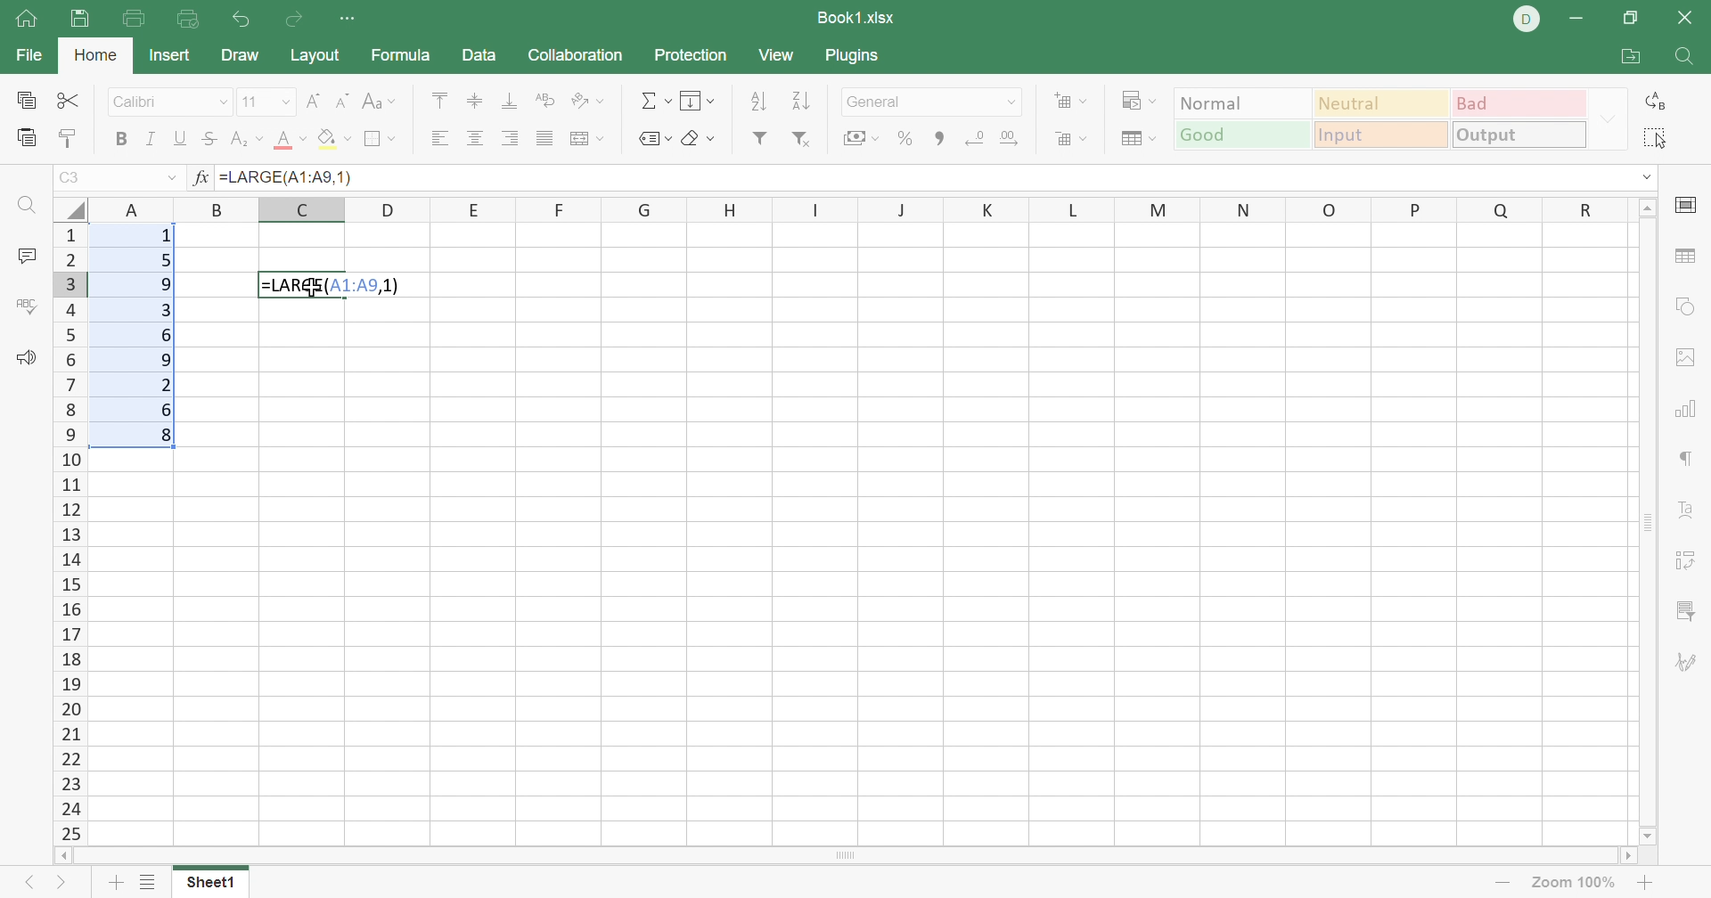 This screenshot has width=1711, height=898. I want to click on Drop Down, so click(172, 176).